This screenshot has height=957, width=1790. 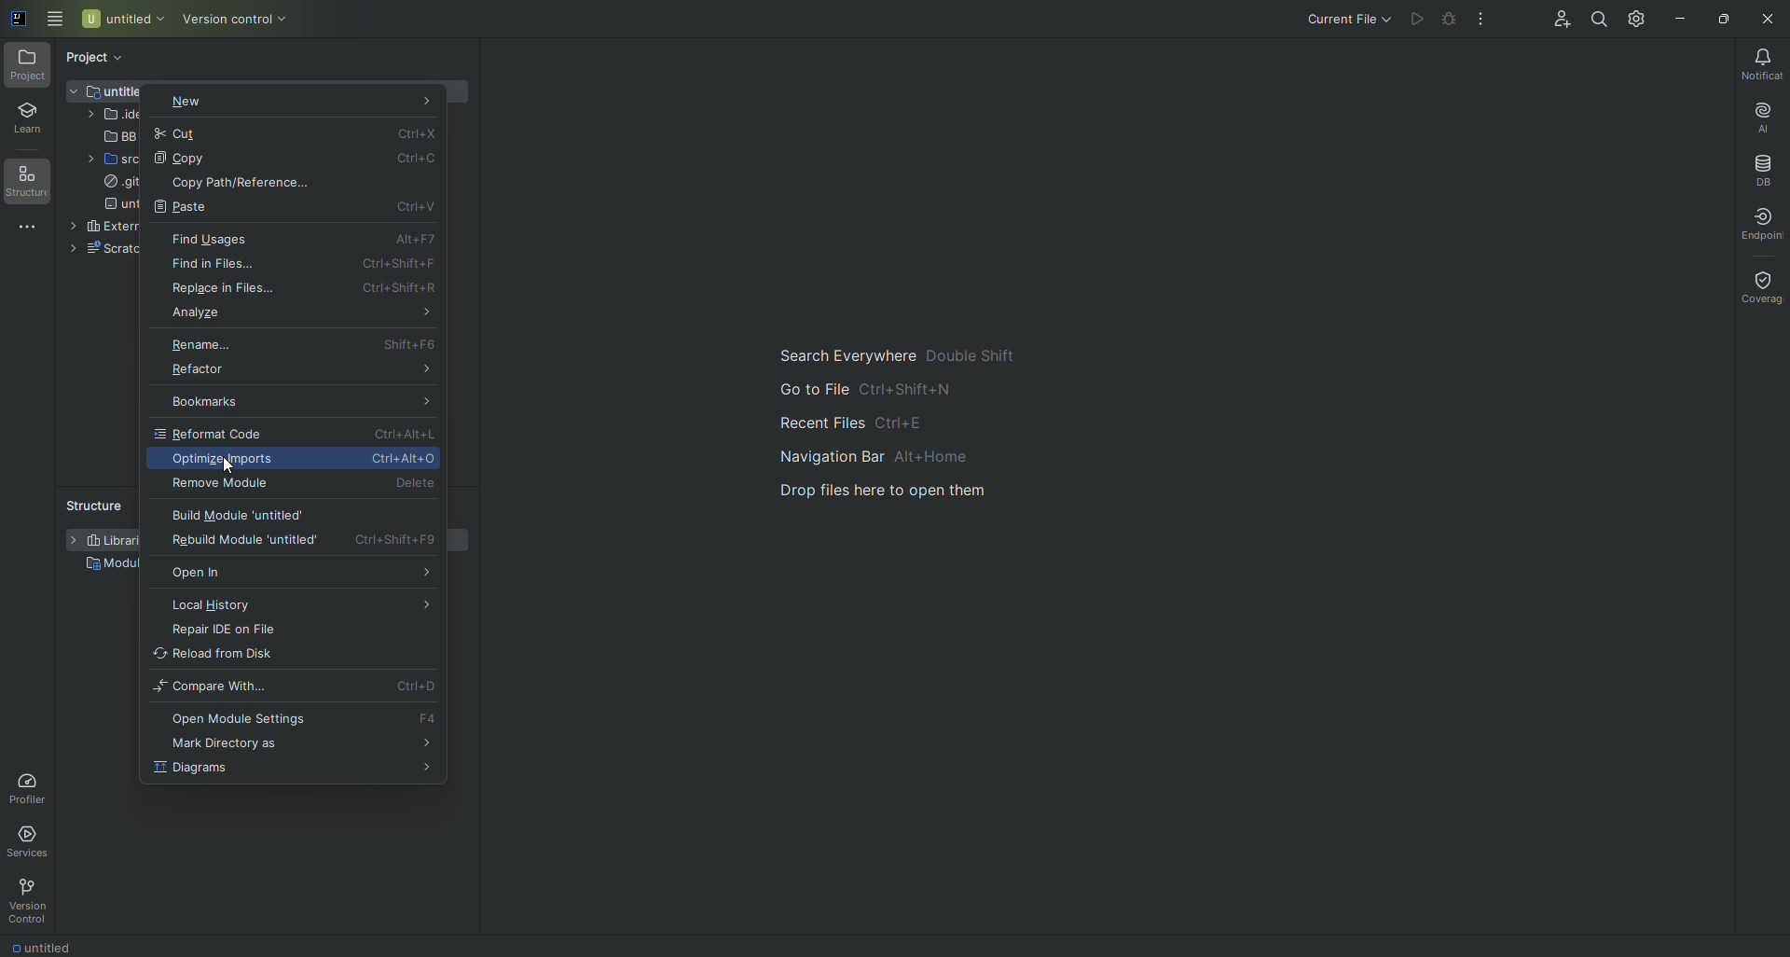 What do you see at coordinates (50, 947) in the screenshot?
I see `Untitled` at bounding box center [50, 947].